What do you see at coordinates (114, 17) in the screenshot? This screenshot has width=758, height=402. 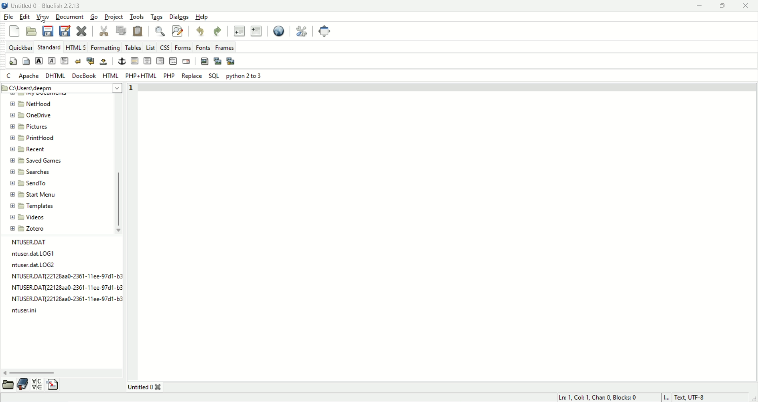 I see `project` at bounding box center [114, 17].